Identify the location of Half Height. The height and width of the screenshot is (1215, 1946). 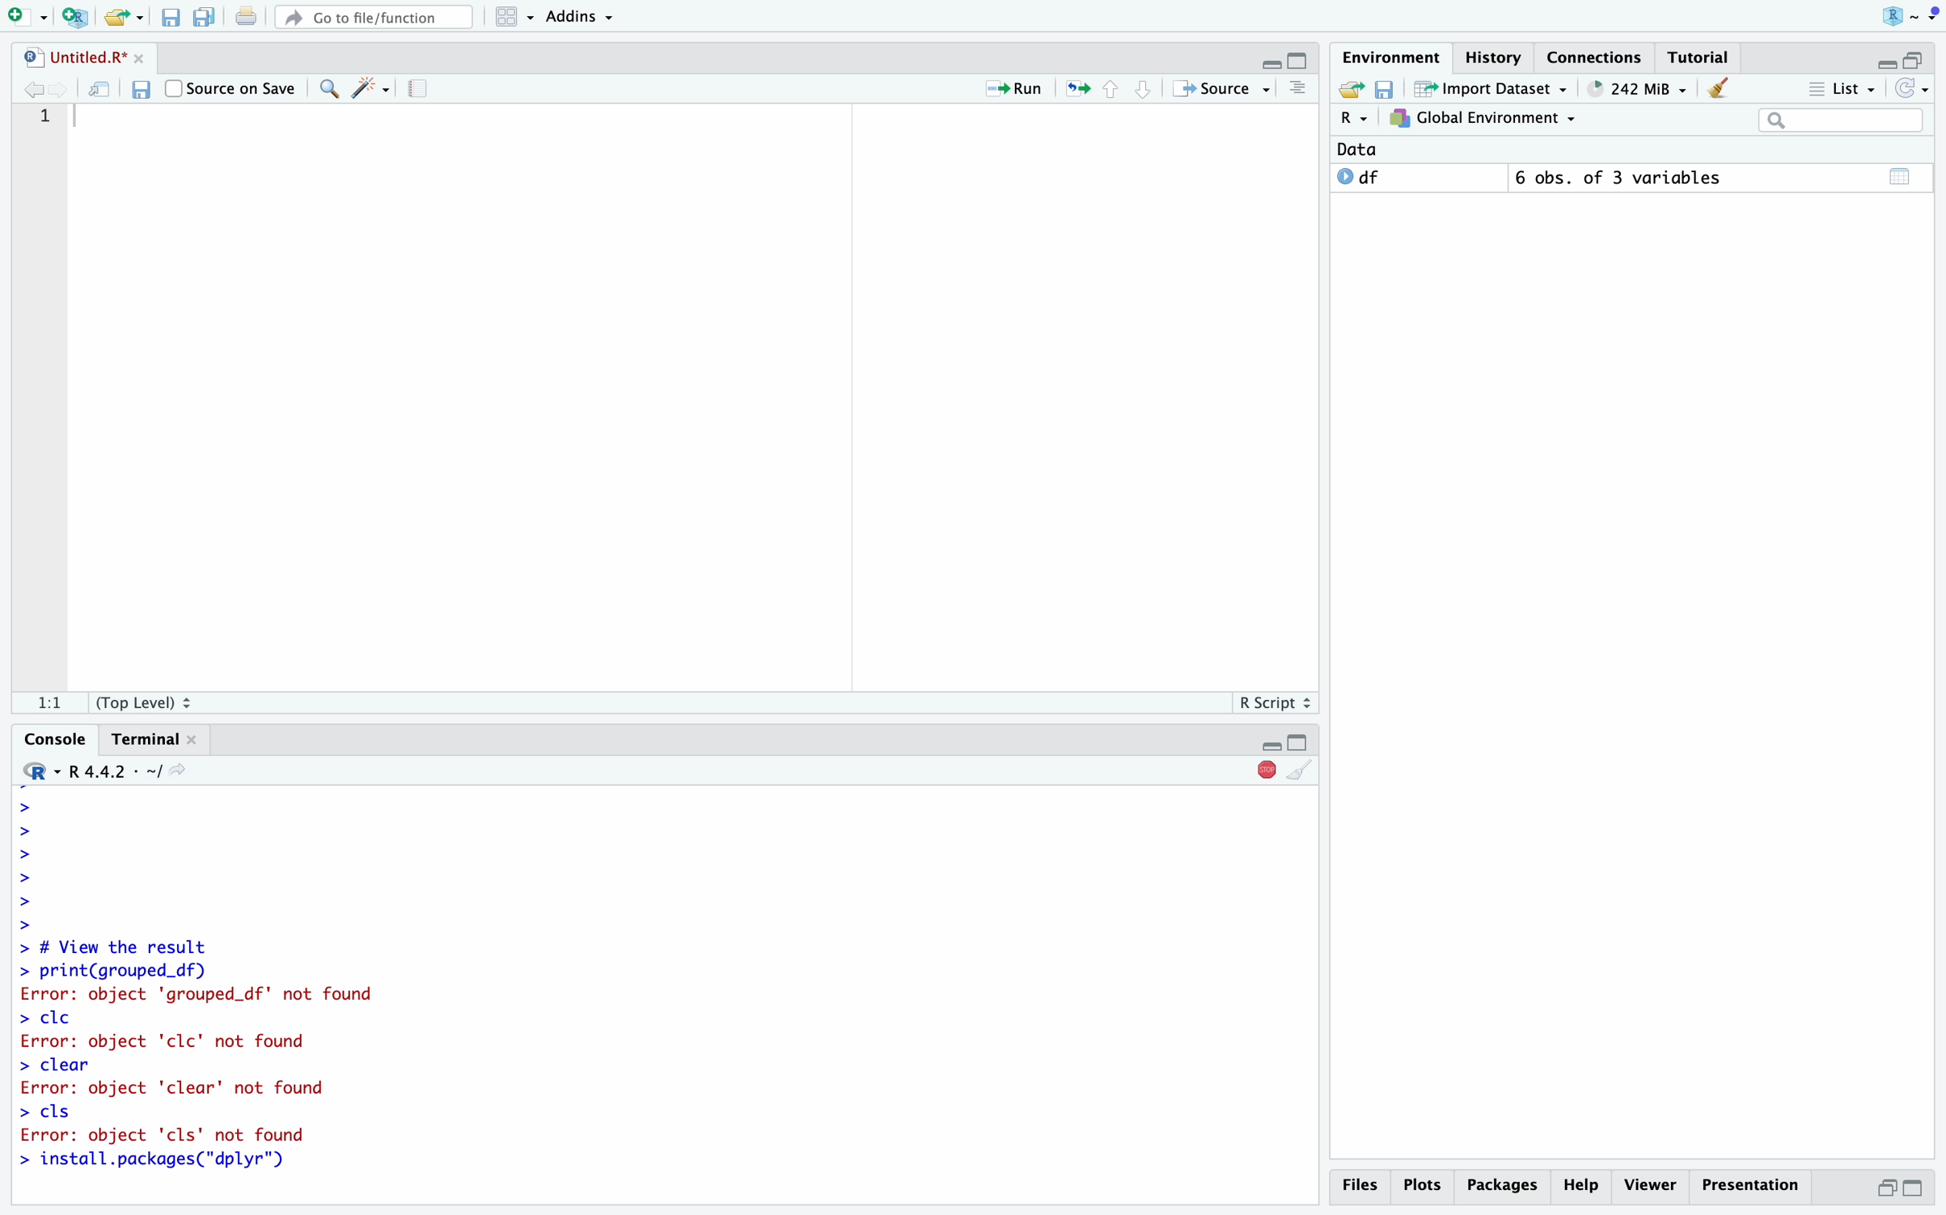
(1883, 1187).